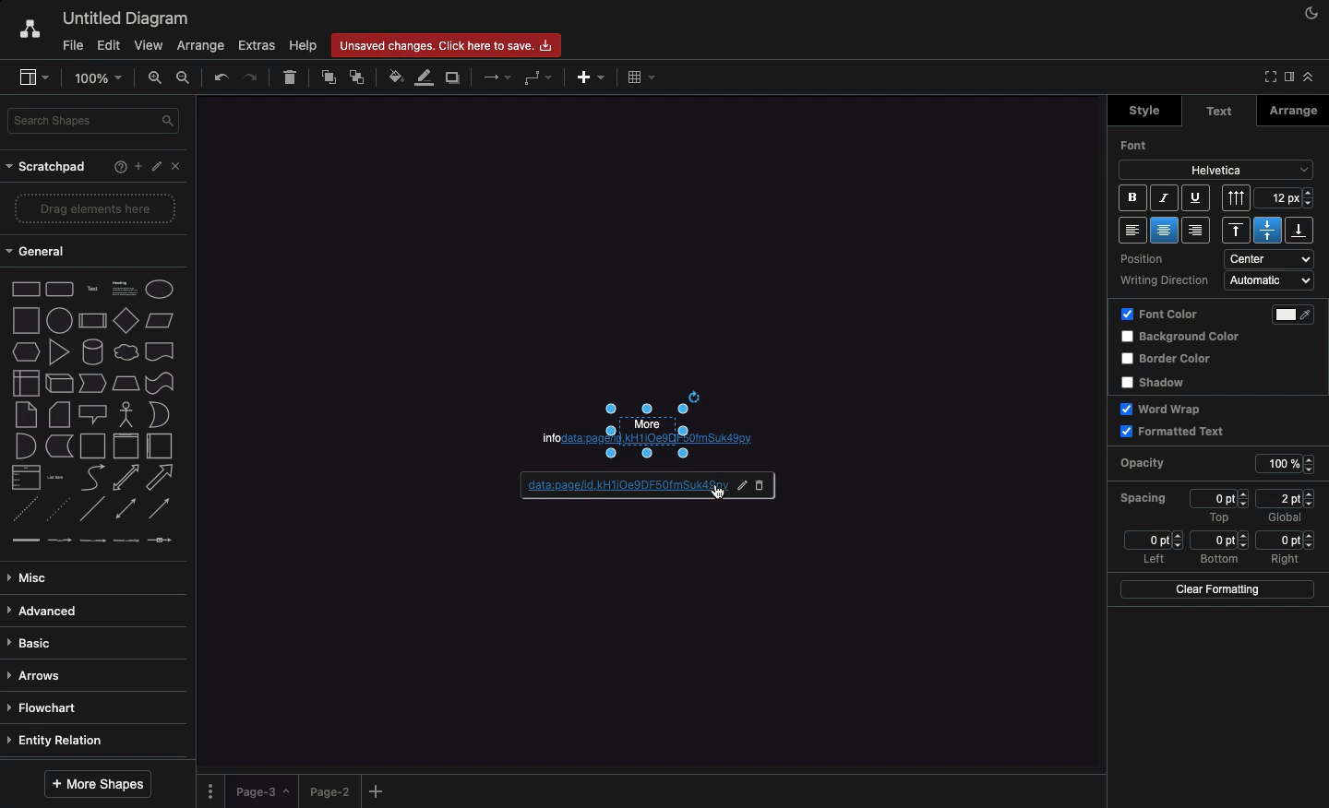  I want to click on Basic, so click(32, 644).